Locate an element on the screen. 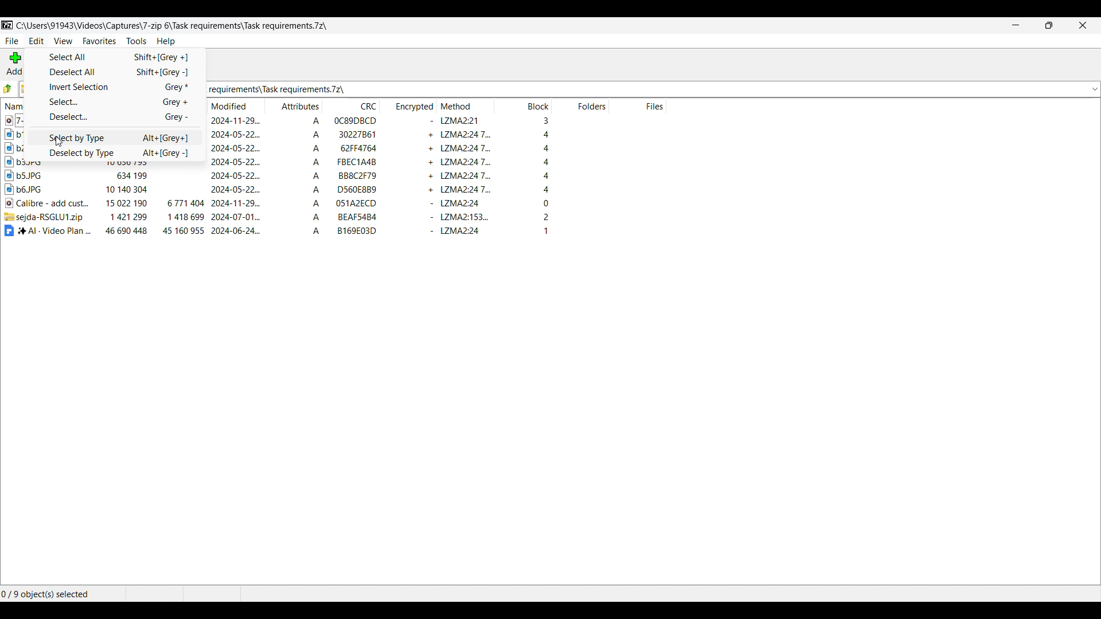  Favorites menu is located at coordinates (99, 41).